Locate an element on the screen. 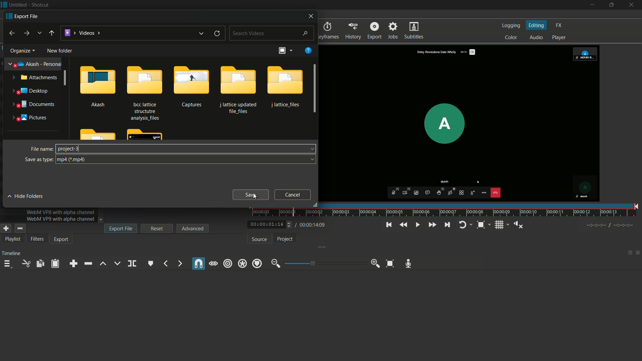 This screenshot has width=642, height=361. editing is located at coordinates (536, 25).